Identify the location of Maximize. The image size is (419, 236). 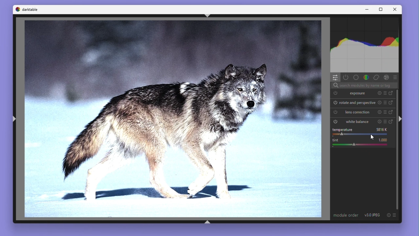
(381, 9).